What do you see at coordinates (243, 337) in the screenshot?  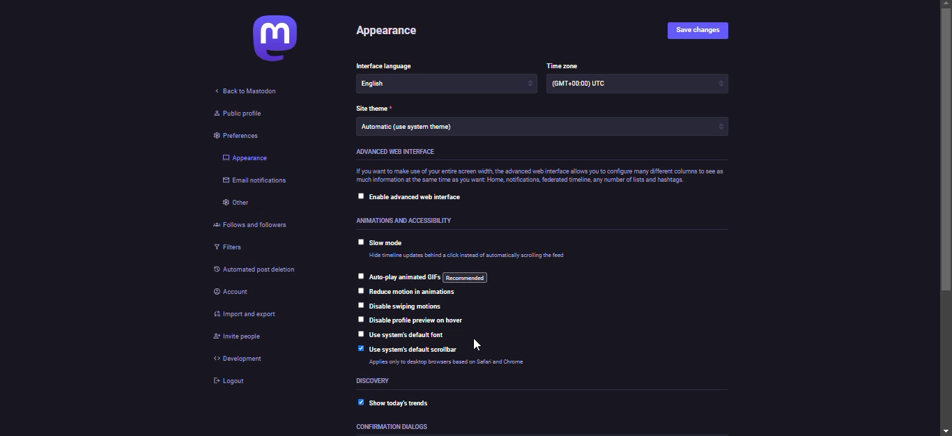 I see `invite people` at bounding box center [243, 337].